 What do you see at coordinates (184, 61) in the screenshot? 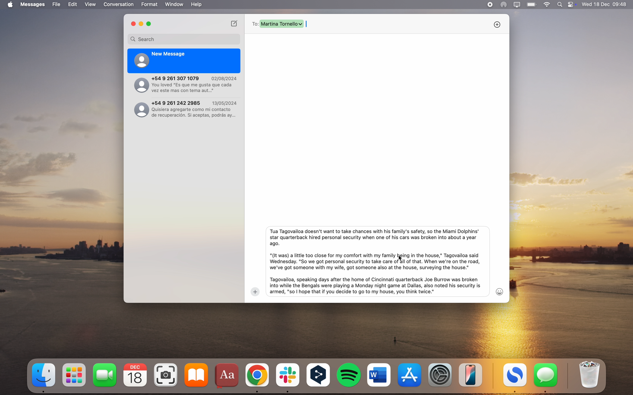
I see `new message` at bounding box center [184, 61].